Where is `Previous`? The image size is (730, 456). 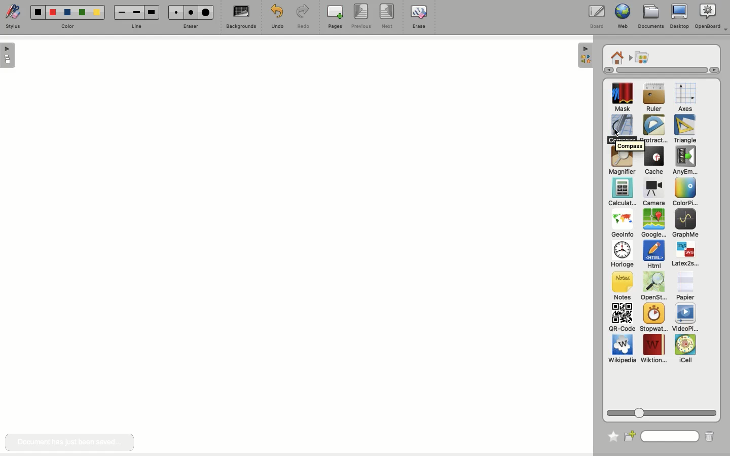
Previous is located at coordinates (361, 17).